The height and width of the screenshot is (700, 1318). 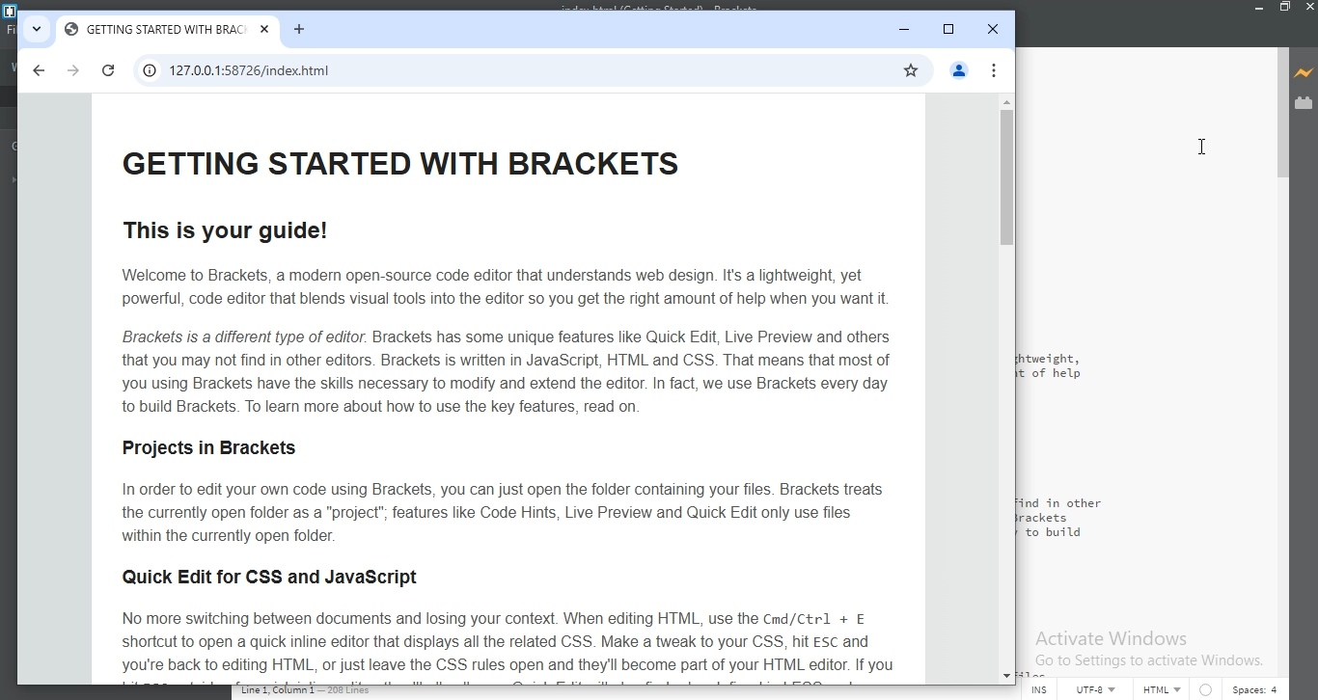 What do you see at coordinates (988, 25) in the screenshot?
I see `close` at bounding box center [988, 25].